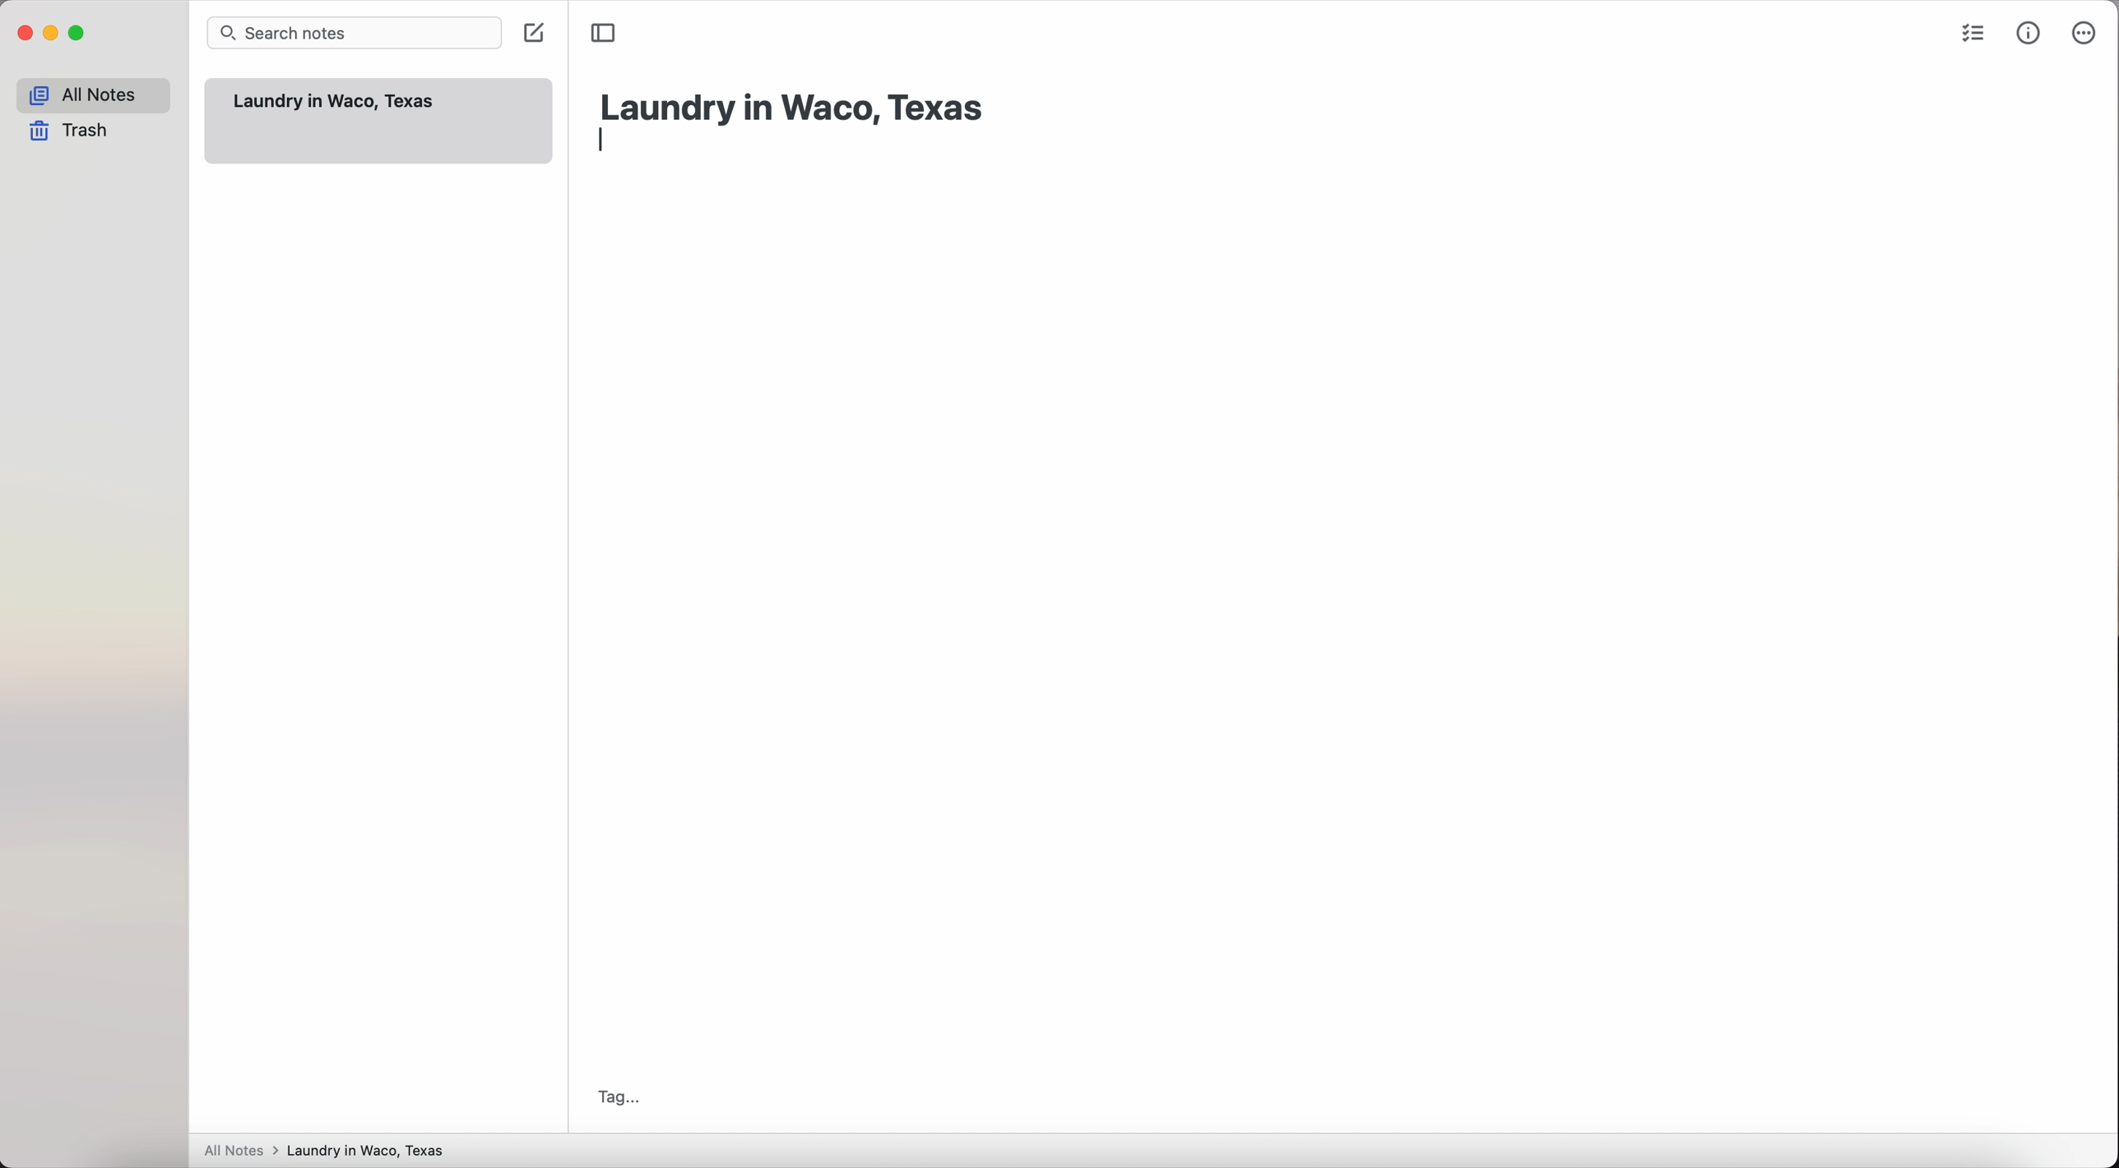 This screenshot has height=1168, width=2119. Describe the element at coordinates (539, 37) in the screenshot. I see `click on create note` at that location.